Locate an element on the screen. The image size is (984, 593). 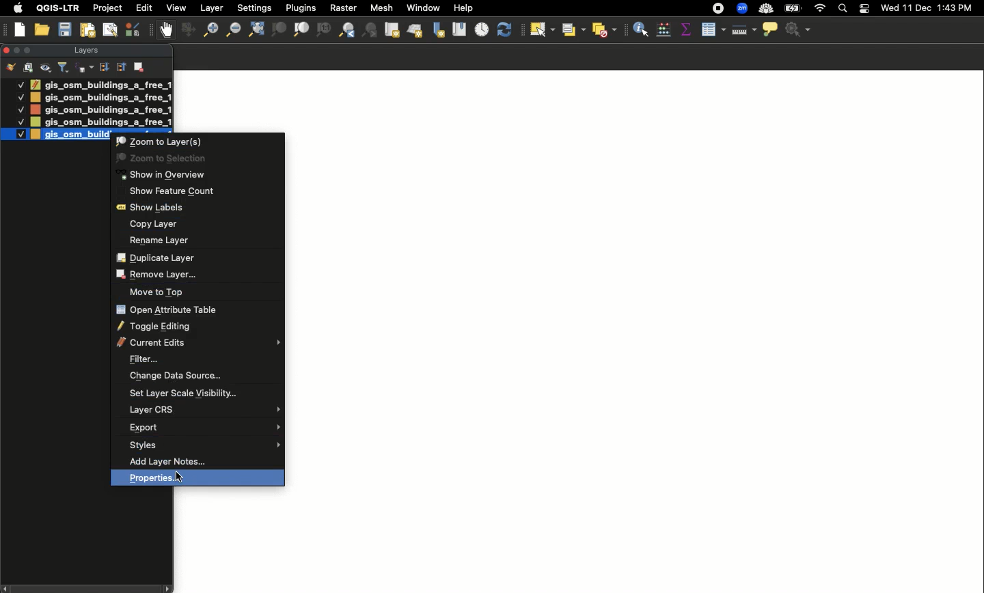
Zoom in selection is located at coordinates (195, 158).